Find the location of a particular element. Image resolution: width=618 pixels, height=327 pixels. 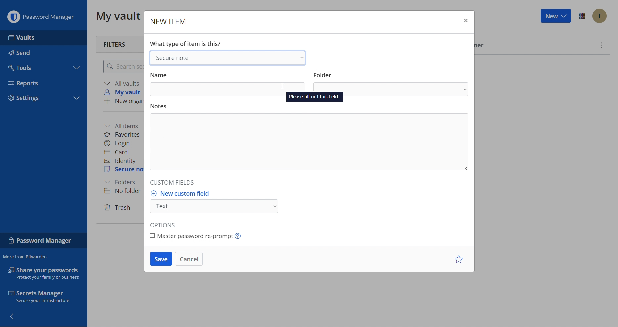

Notes is located at coordinates (309, 140).